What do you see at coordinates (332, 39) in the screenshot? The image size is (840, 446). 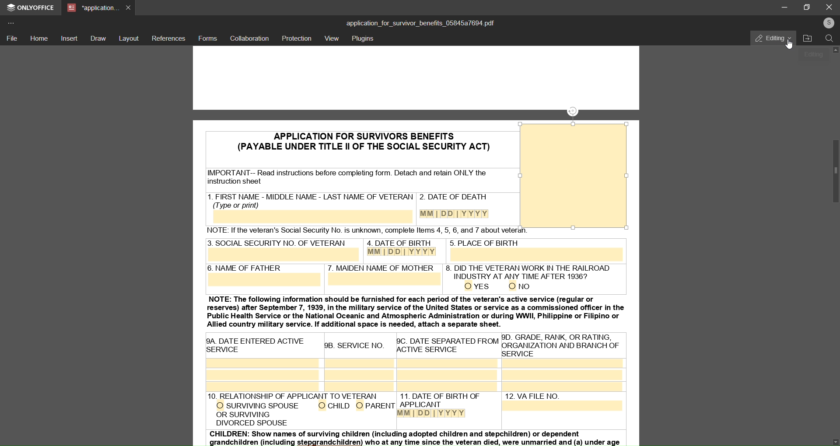 I see `view` at bounding box center [332, 39].